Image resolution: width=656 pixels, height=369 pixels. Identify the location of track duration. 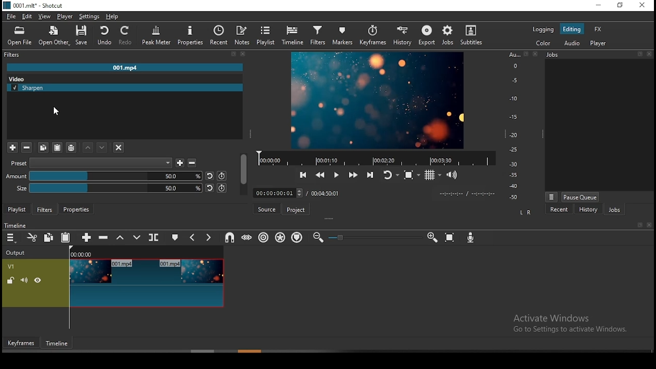
(325, 193).